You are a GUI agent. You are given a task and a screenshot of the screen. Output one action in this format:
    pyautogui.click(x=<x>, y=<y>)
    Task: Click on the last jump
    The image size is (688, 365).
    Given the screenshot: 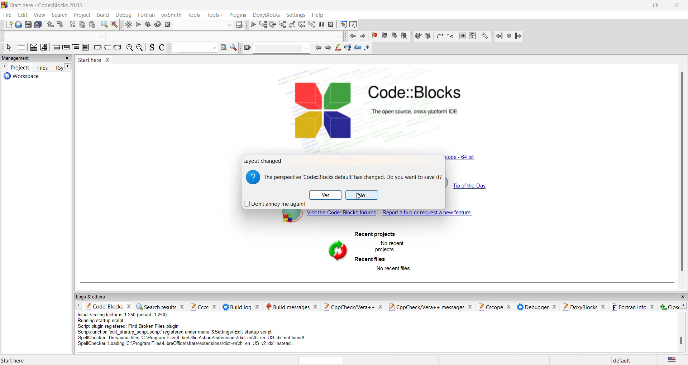 What is the action you would take?
    pyautogui.click(x=508, y=36)
    